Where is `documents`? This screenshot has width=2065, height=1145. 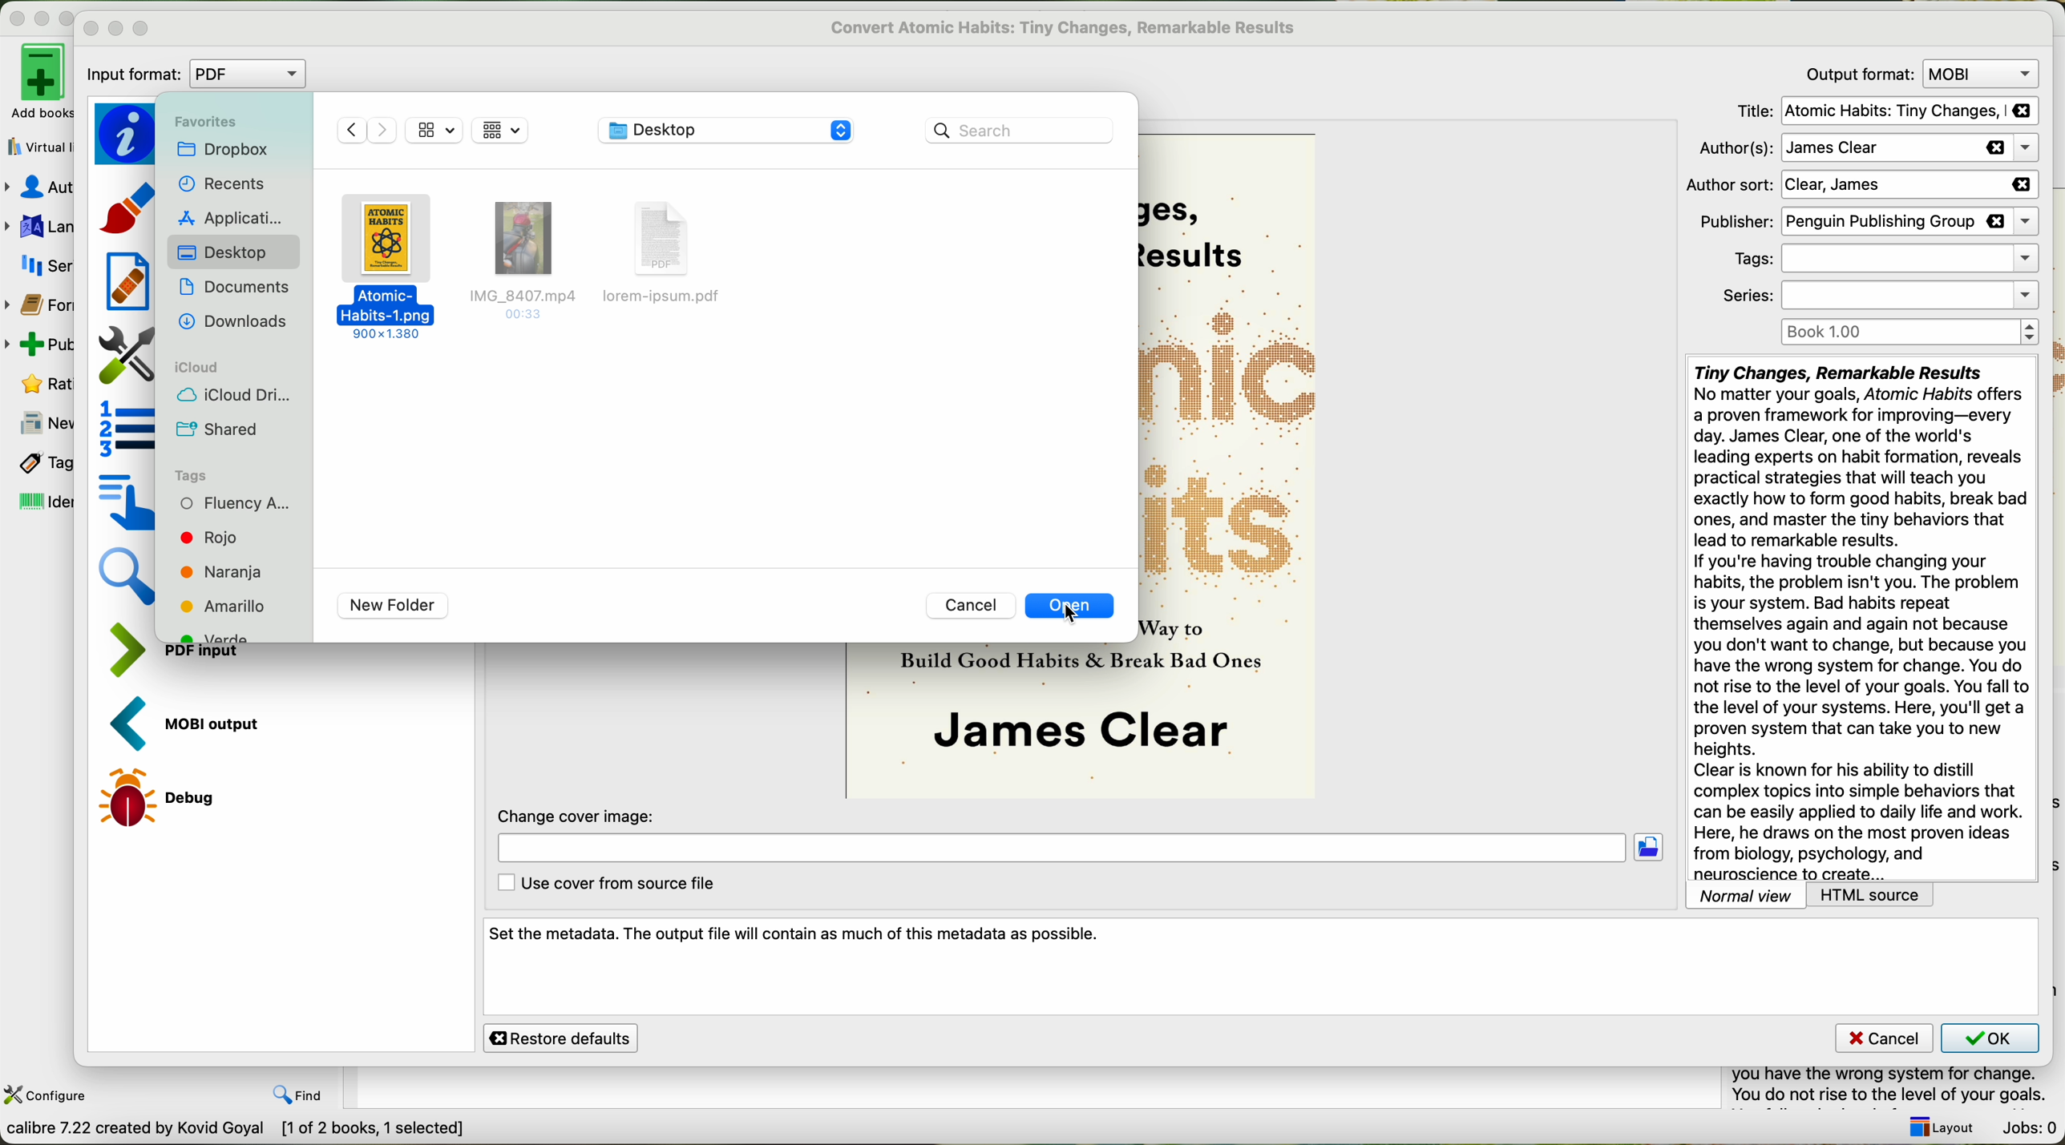
documents is located at coordinates (233, 291).